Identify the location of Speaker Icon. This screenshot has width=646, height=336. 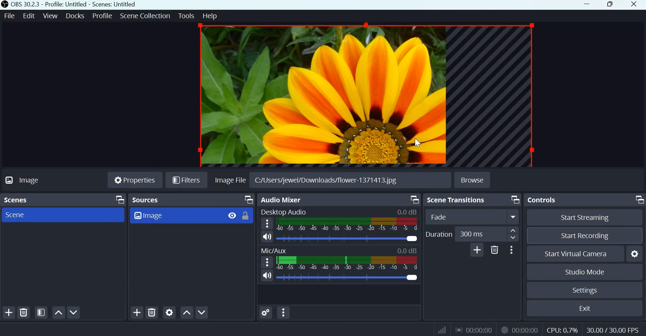
(266, 236).